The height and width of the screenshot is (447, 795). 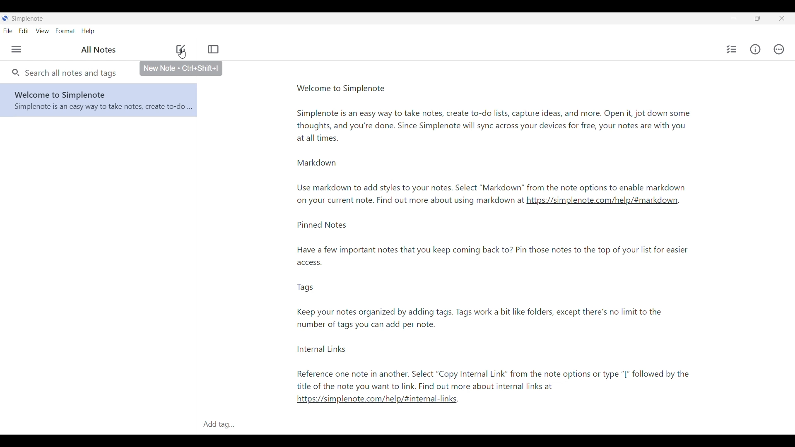 What do you see at coordinates (88, 31) in the screenshot?
I see `Help` at bounding box center [88, 31].